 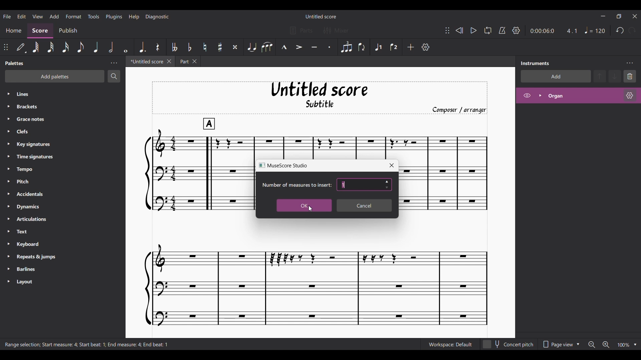 What do you see at coordinates (603, 16) in the screenshot?
I see `Minimize` at bounding box center [603, 16].